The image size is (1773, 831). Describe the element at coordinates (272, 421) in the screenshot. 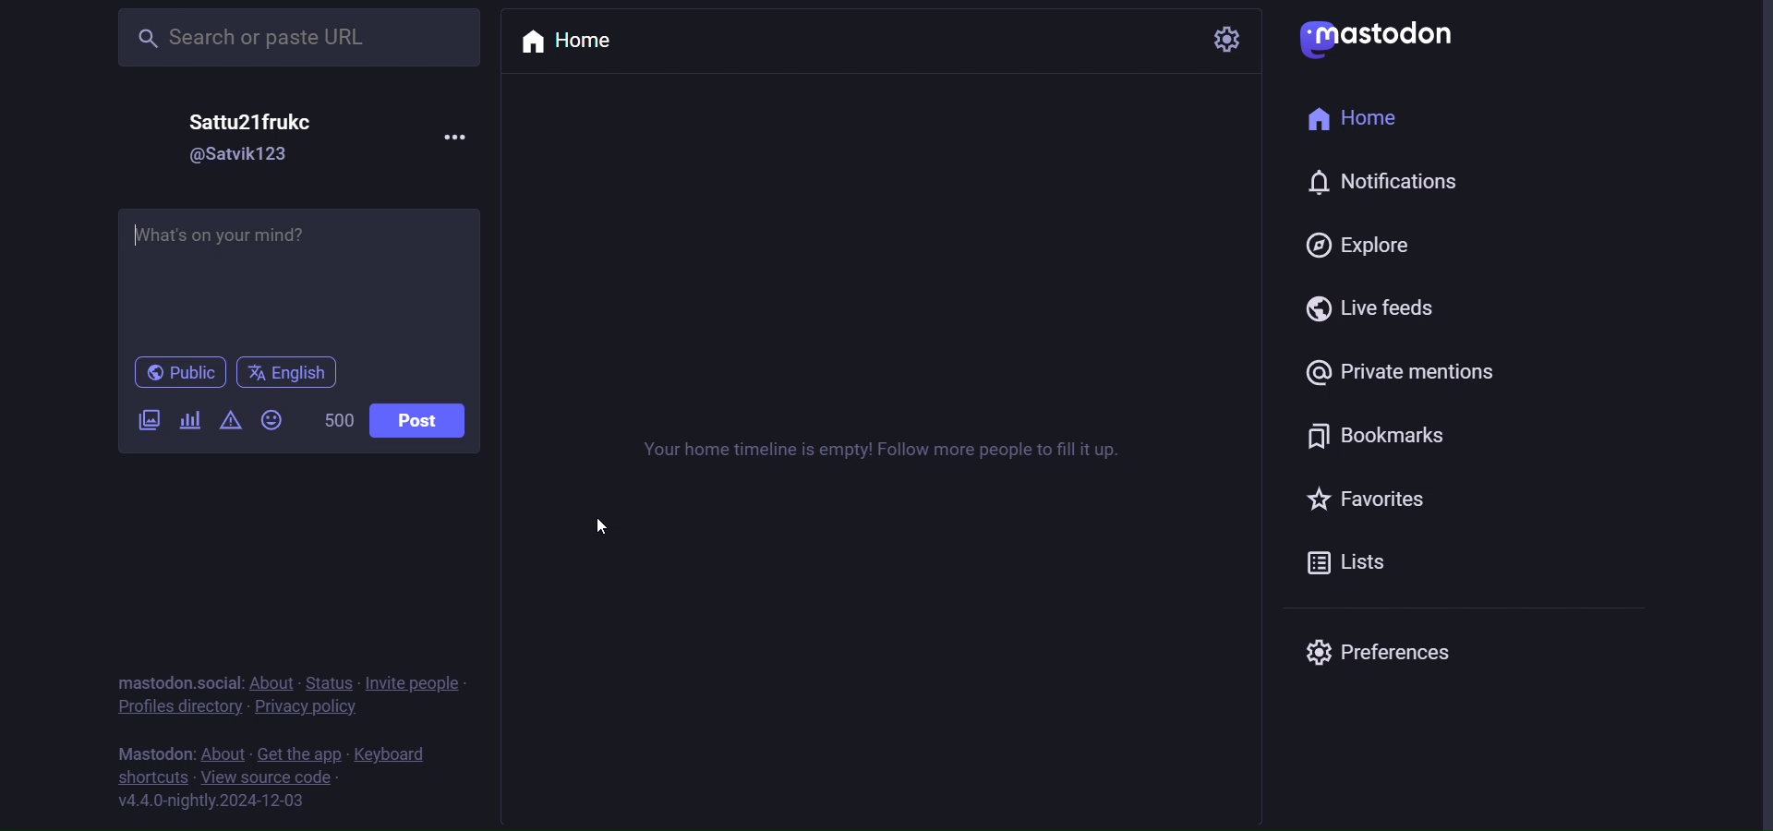

I see `emoji` at that location.